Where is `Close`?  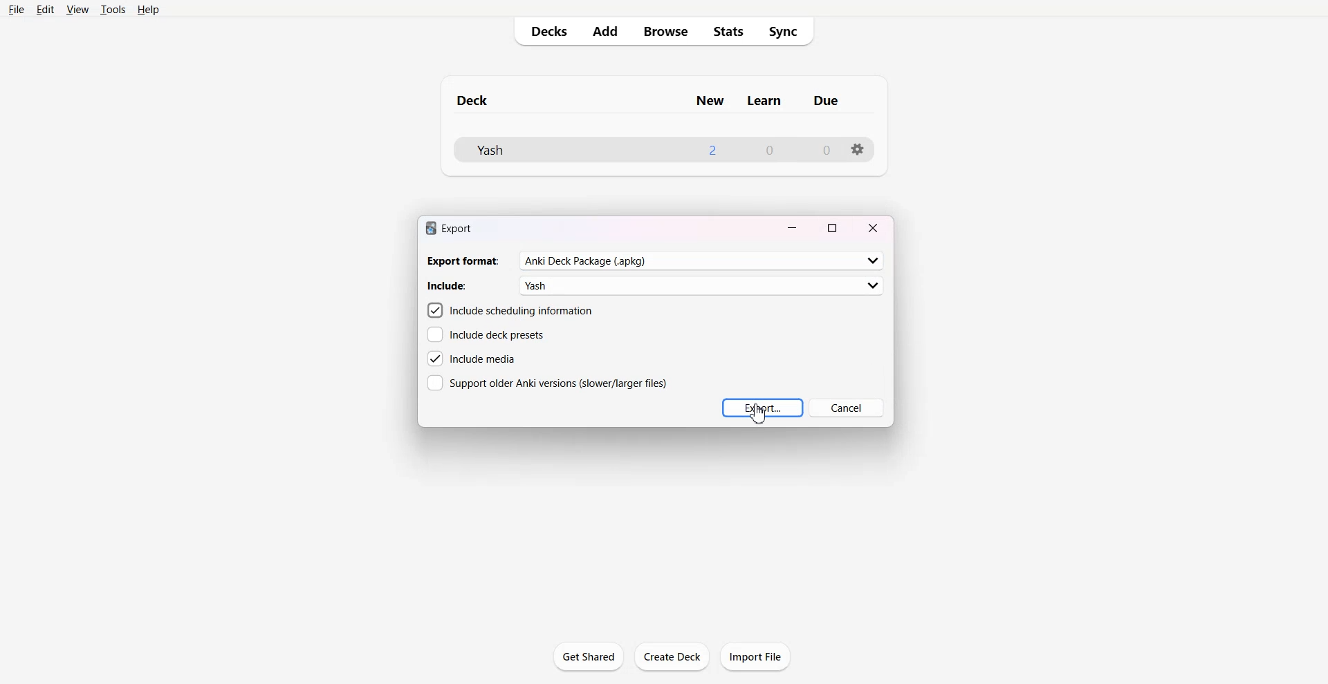
Close is located at coordinates (873, 227).